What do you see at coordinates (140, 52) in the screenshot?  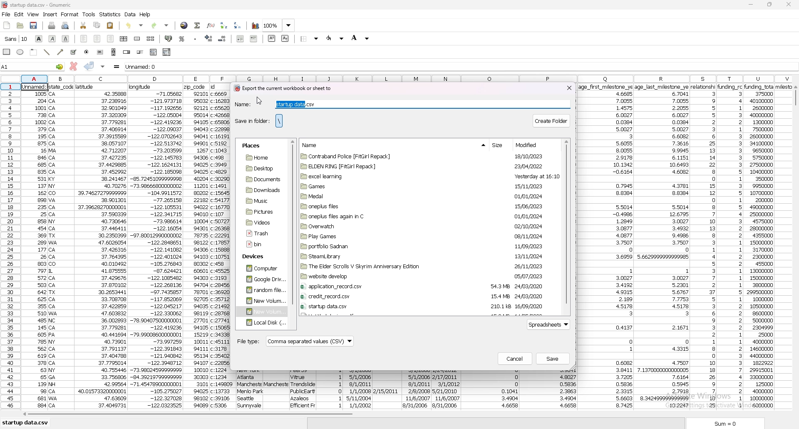 I see `slider` at bounding box center [140, 52].